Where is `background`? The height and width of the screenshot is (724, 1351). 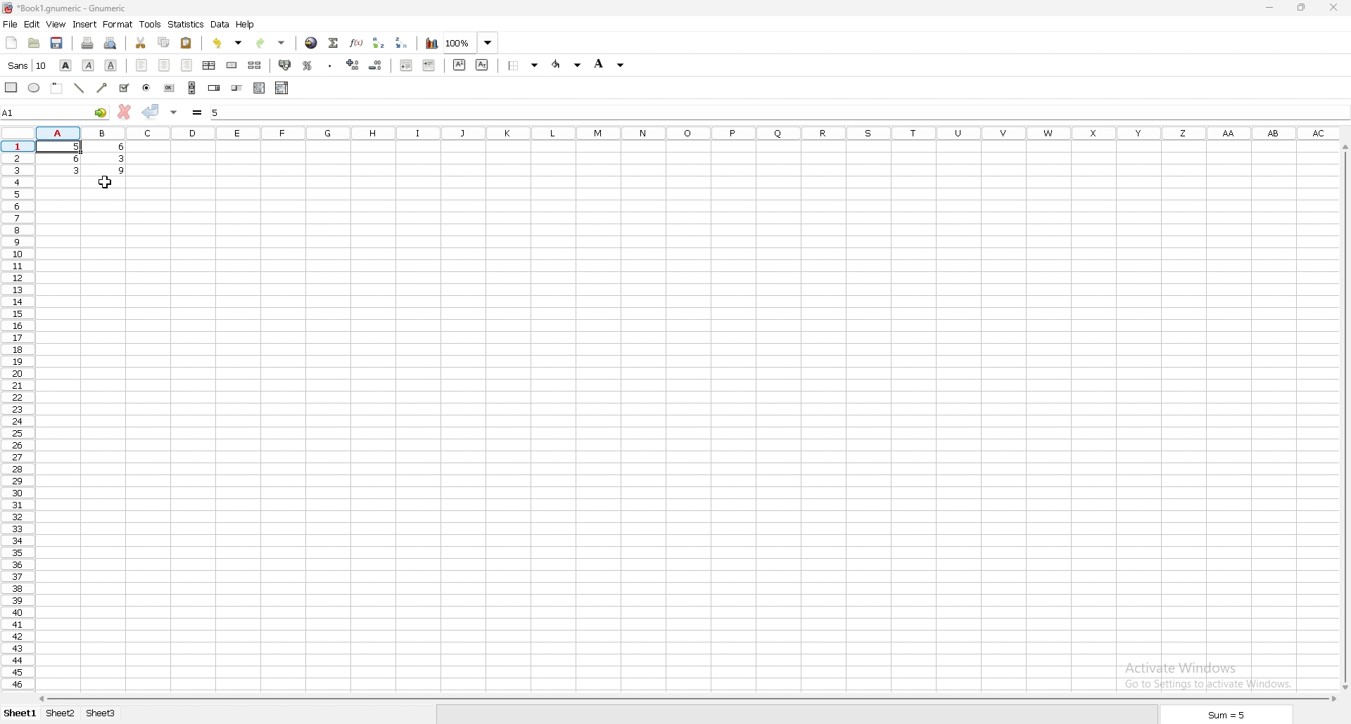 background is located at coordinates (567, 64).